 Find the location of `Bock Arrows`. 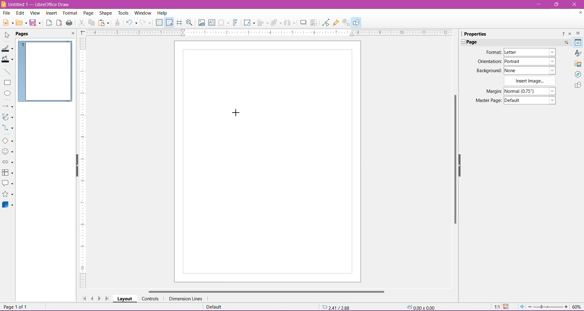

Bock Arrows is located at coordinates (8, 162).